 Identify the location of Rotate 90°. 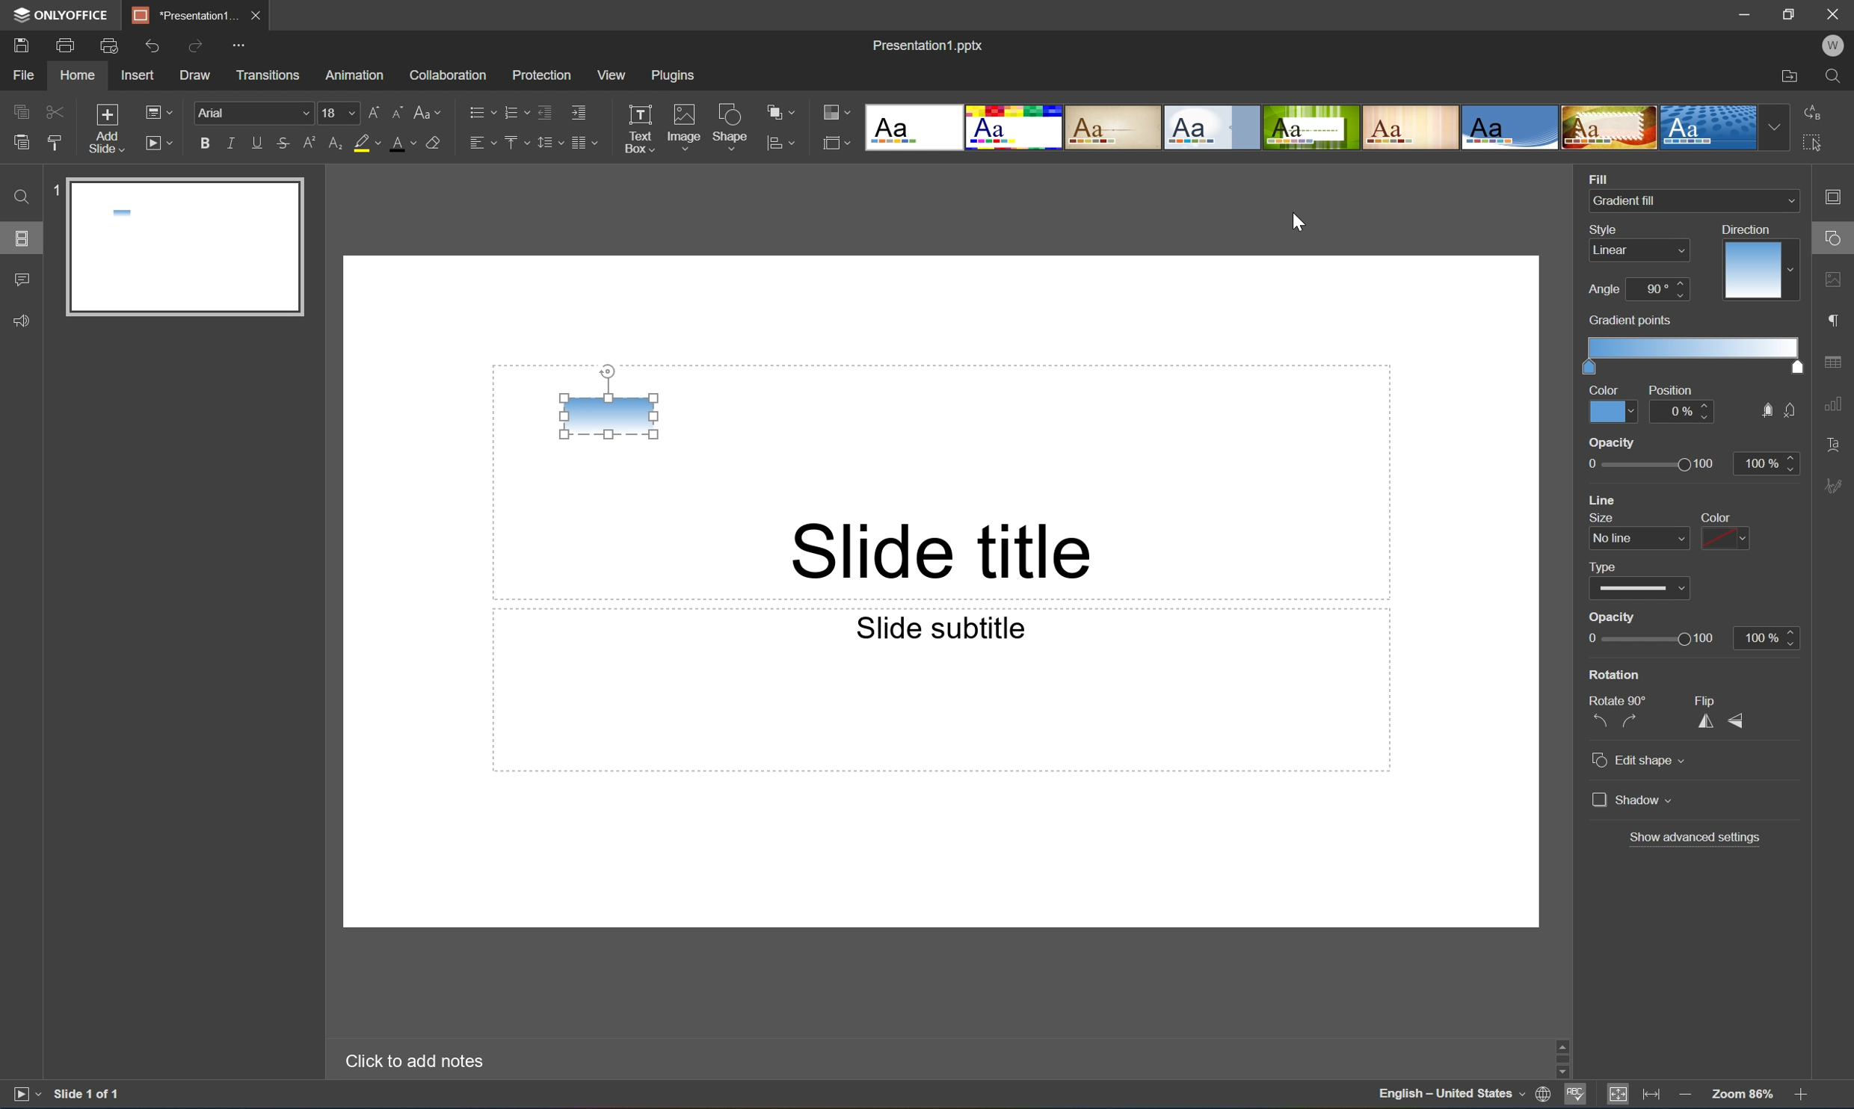
(1619, 699).